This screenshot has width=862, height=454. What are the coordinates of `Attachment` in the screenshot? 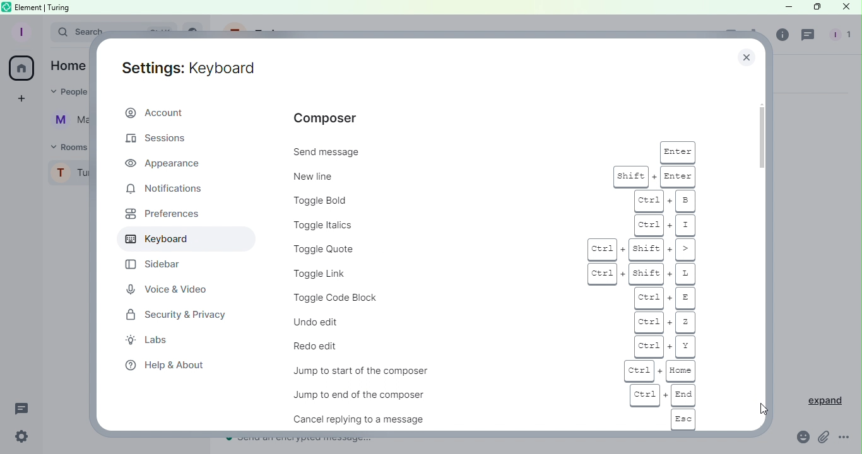 It's located at (824, 439).